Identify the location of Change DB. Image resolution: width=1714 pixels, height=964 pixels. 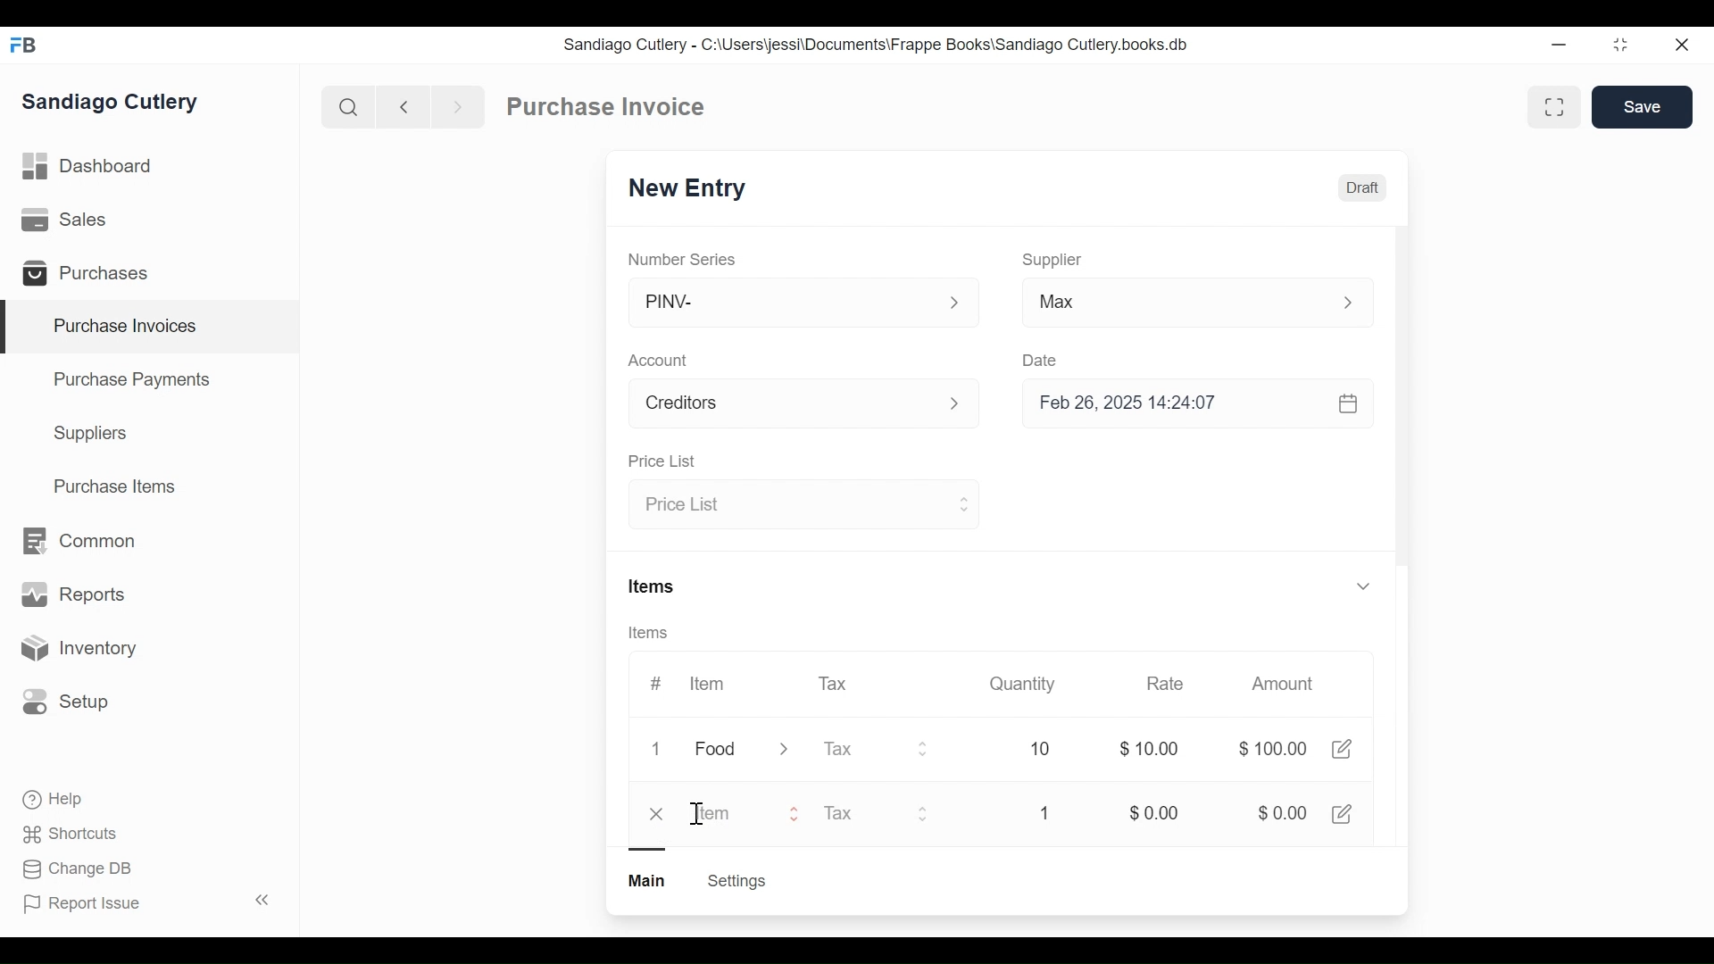
(80, 869).